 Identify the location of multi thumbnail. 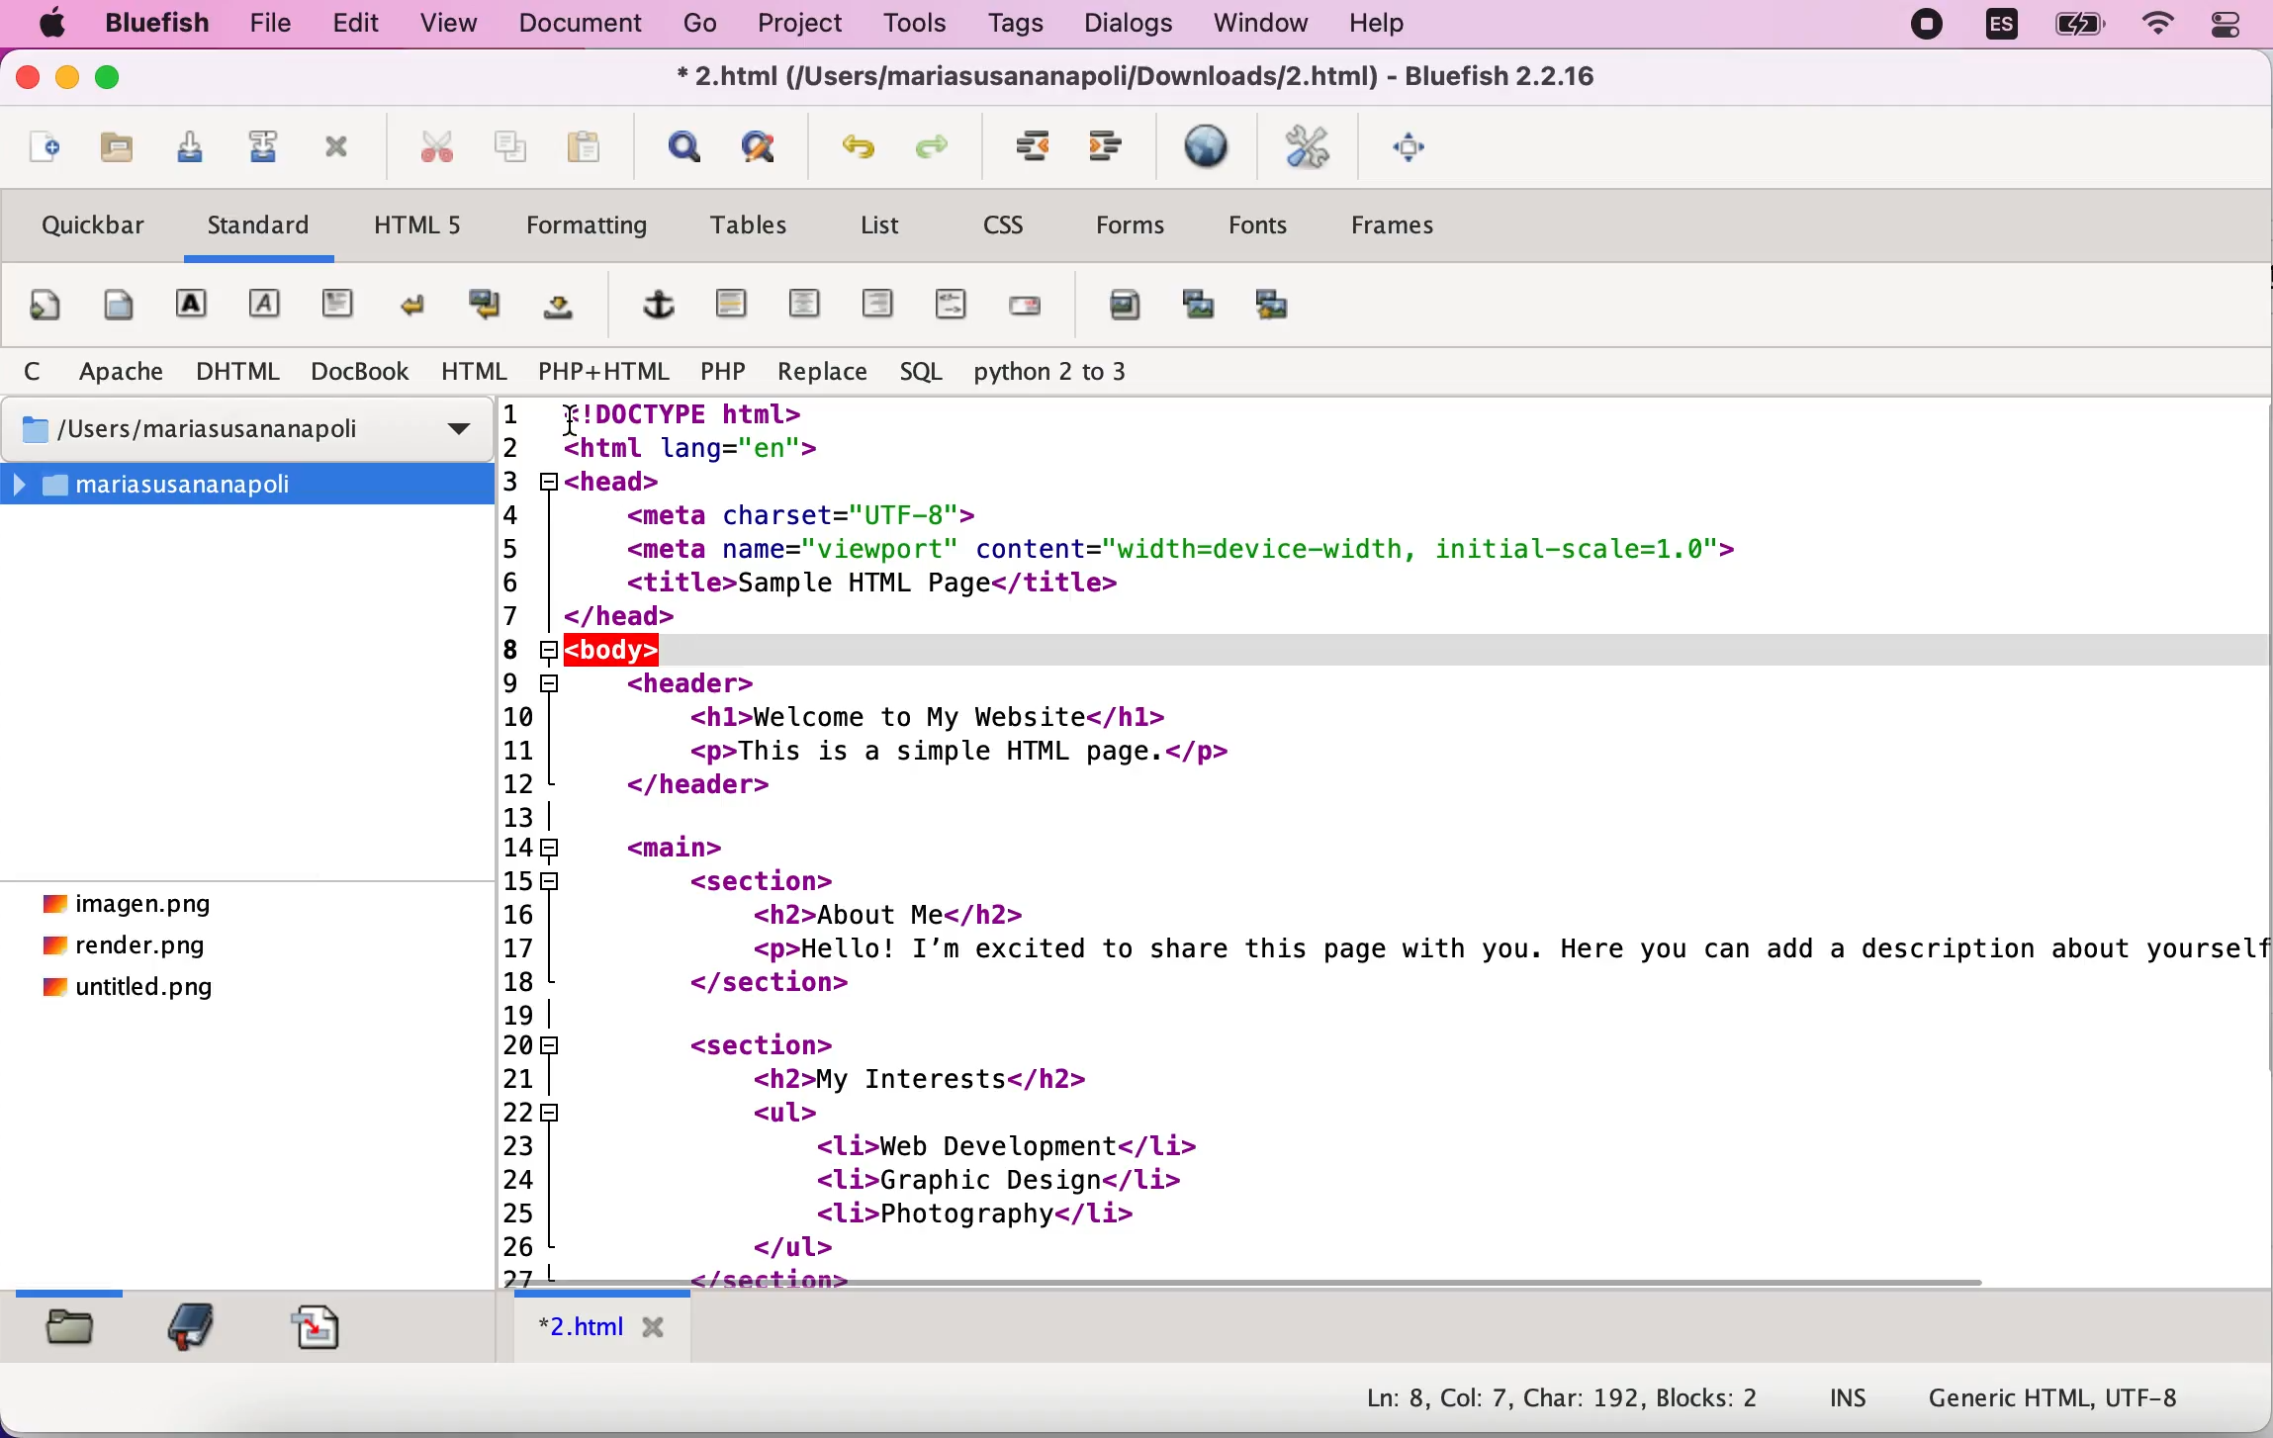
(1286, 311).